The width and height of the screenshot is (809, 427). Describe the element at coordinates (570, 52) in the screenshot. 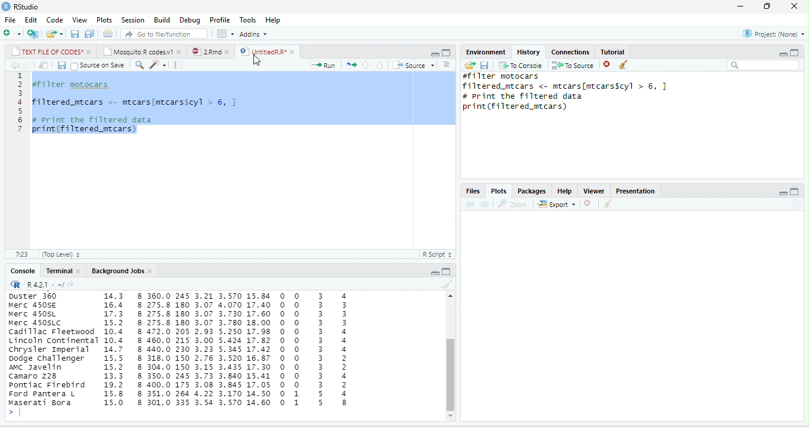

I see `Connections` at that location.